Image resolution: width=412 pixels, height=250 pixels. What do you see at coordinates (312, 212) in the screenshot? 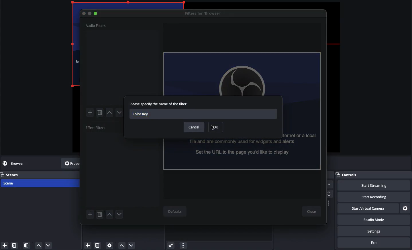
I see `Close` at bounding box center [312, 212].